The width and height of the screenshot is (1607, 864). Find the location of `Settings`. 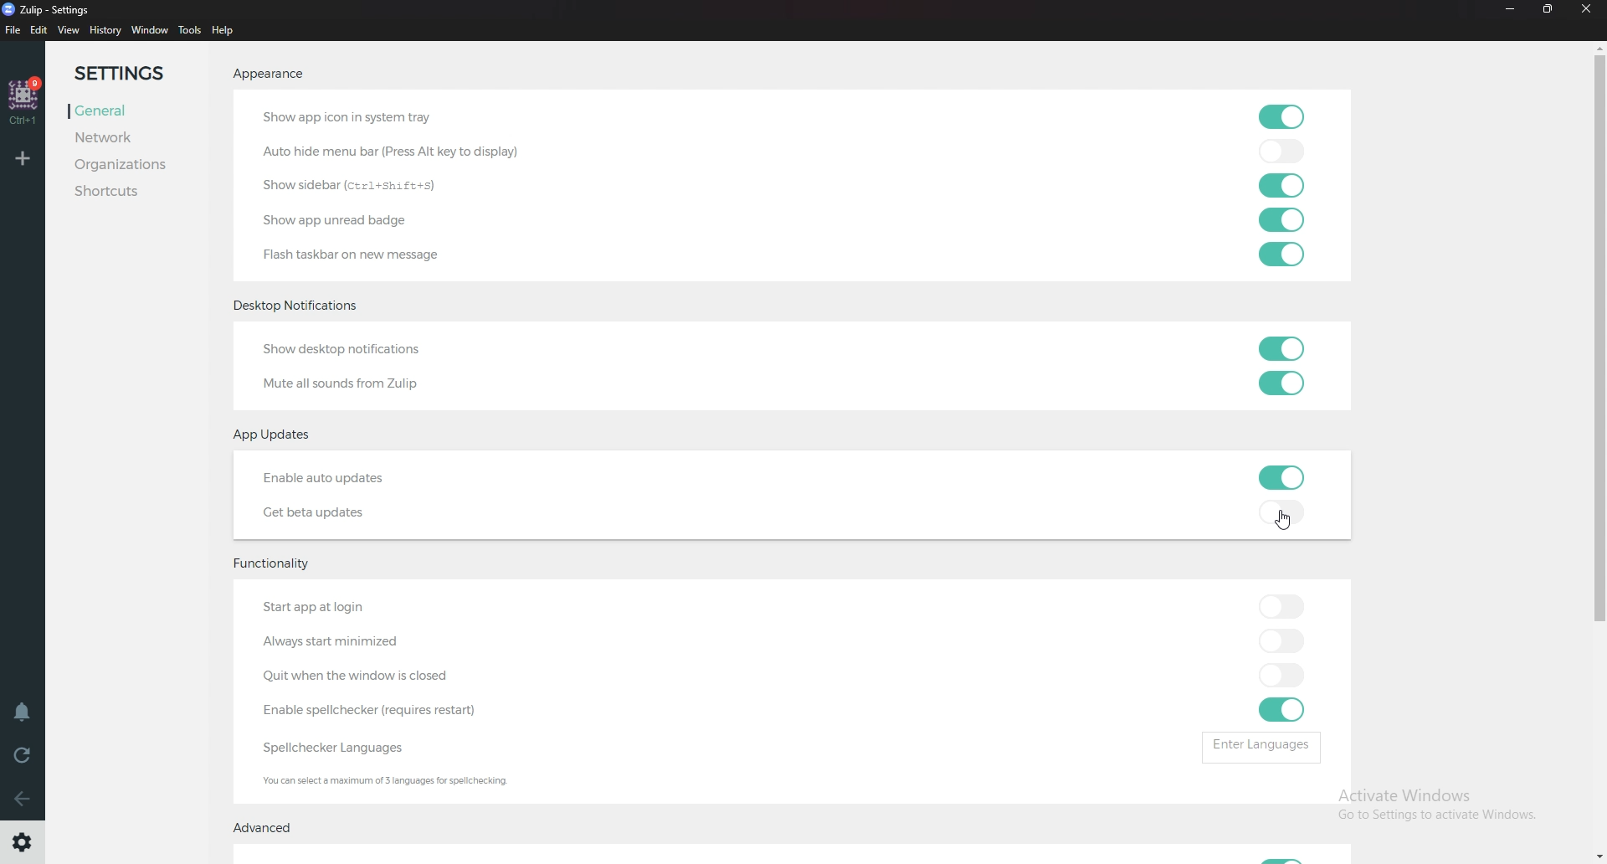

Settings is located at coordinates (138, 69).